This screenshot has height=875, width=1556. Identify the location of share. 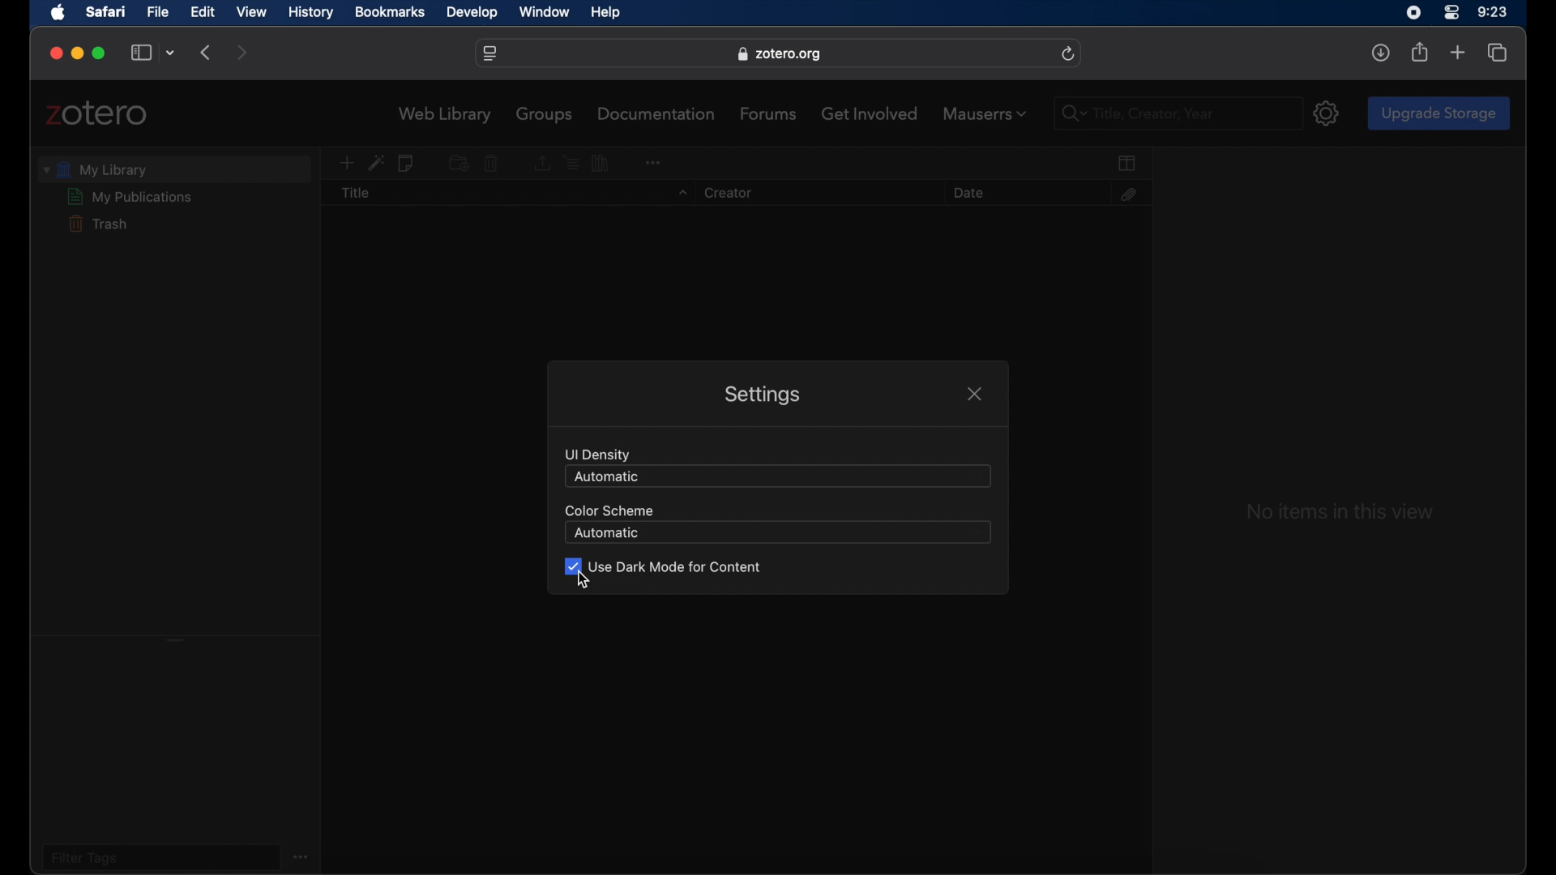
(1421, 52).